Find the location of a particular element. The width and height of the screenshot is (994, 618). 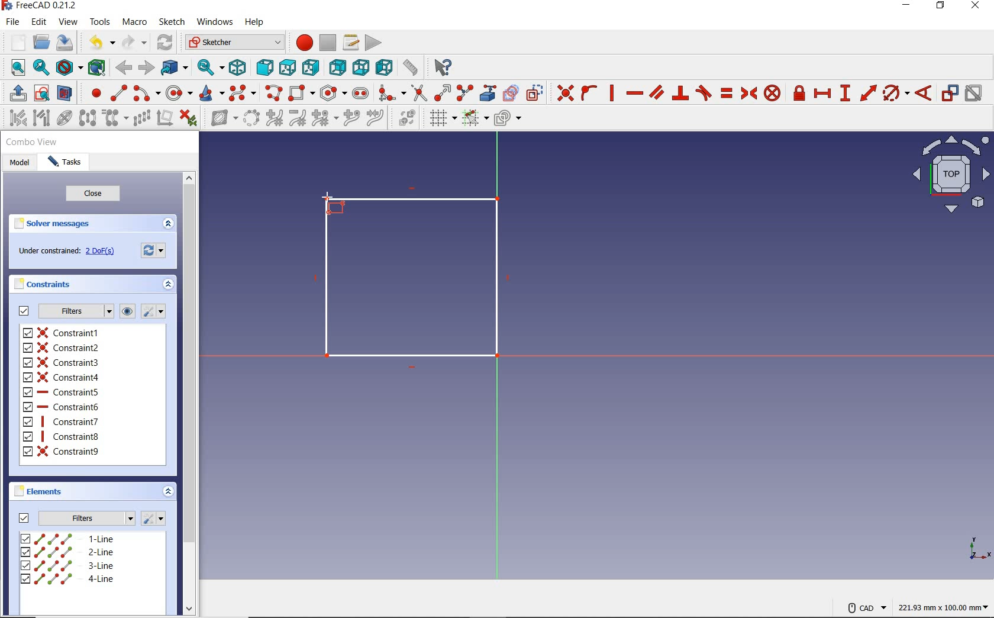

tasks is located at coordinates (68, 163).